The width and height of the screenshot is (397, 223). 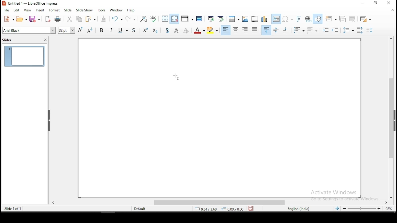 I want to click on insert, so click(x=40, y=11).